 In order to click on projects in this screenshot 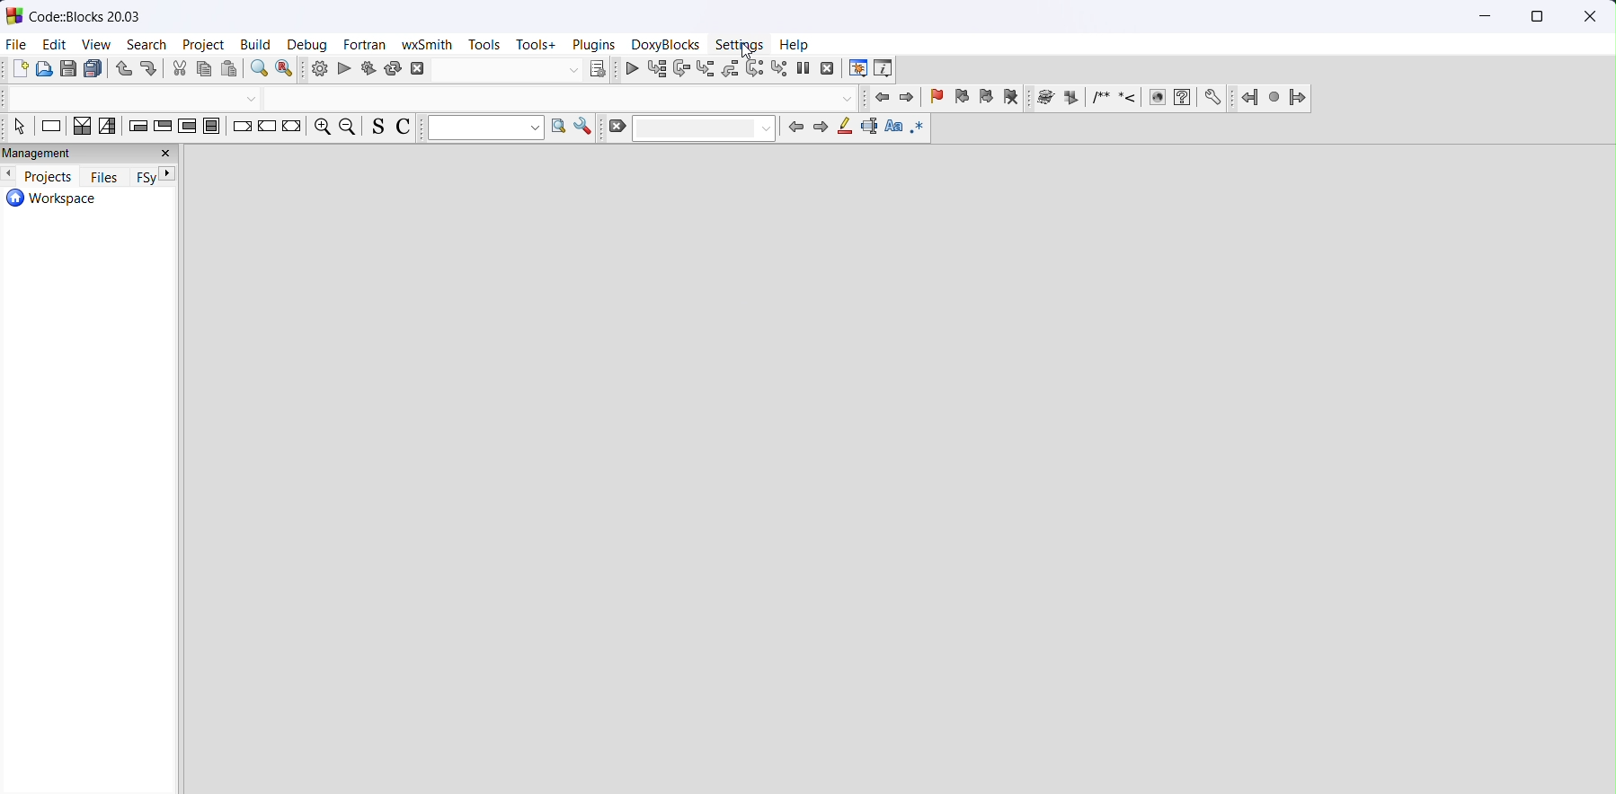, I will do `click(49, 175)`.